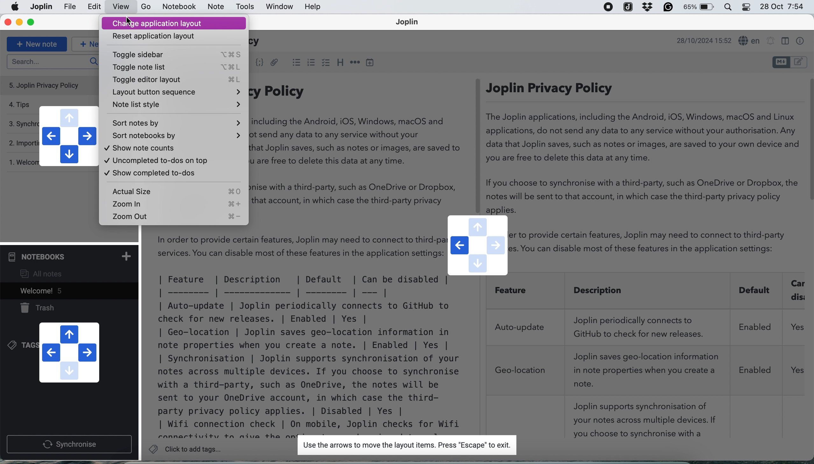 This screenshot has height=464, width=814. I want to click on Sort notebooks by, so click(175, 136).